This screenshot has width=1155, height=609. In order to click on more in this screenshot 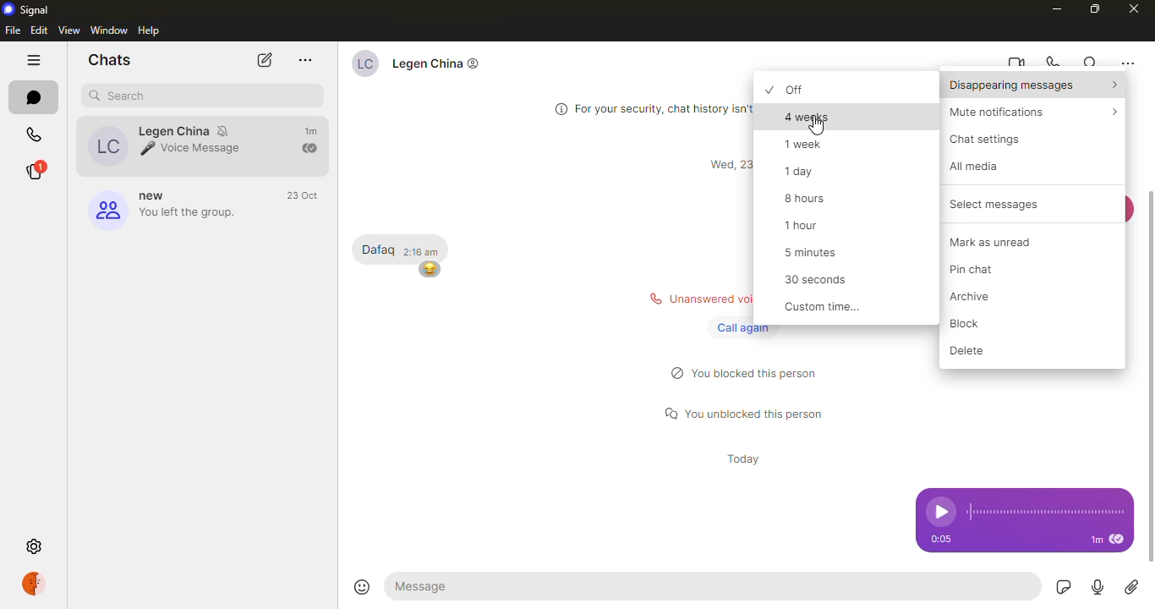, I will do `click(1127, 63)`.